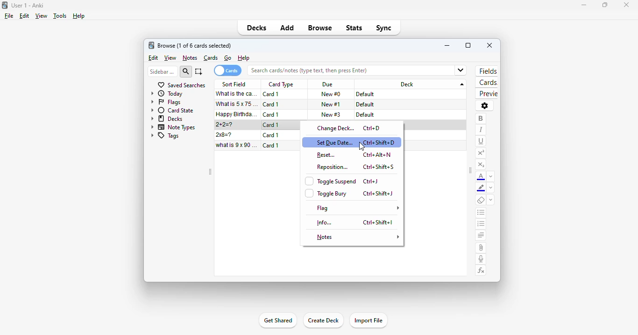  What do you see at coordinates (481, 225) in the screenshot?
I see `ordered list` at bounding box center [481, 225].